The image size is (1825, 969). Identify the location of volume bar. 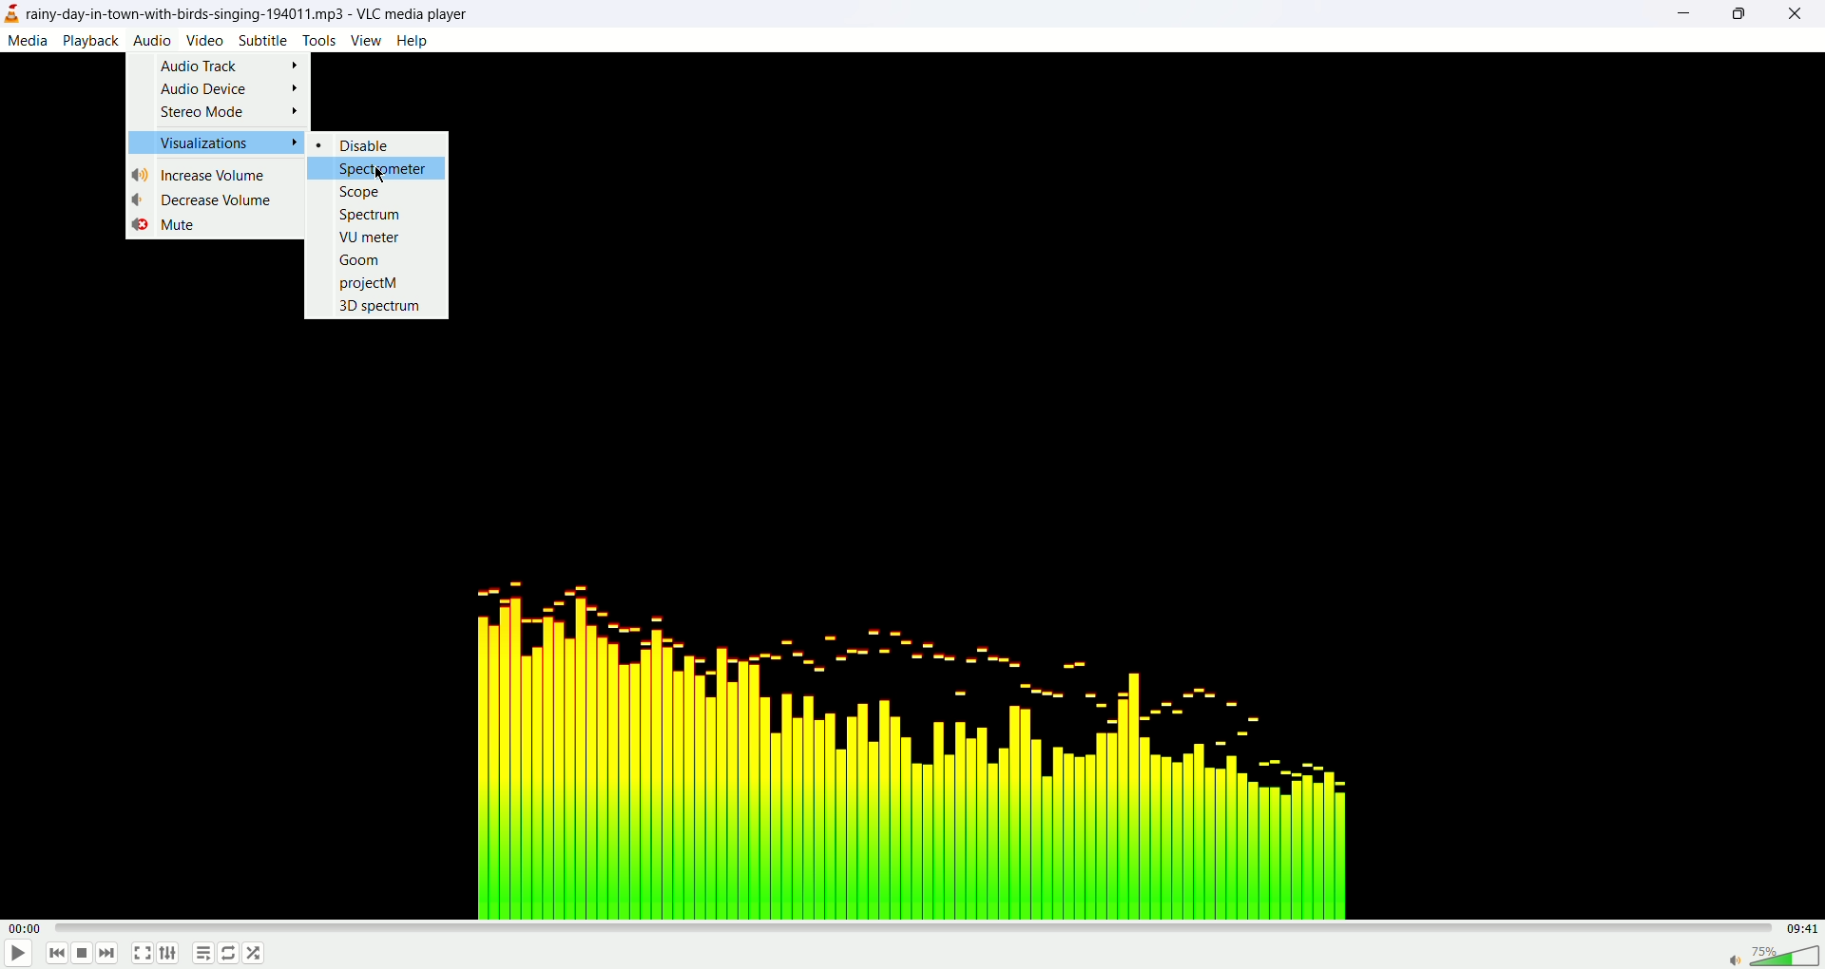
(1775, 955).